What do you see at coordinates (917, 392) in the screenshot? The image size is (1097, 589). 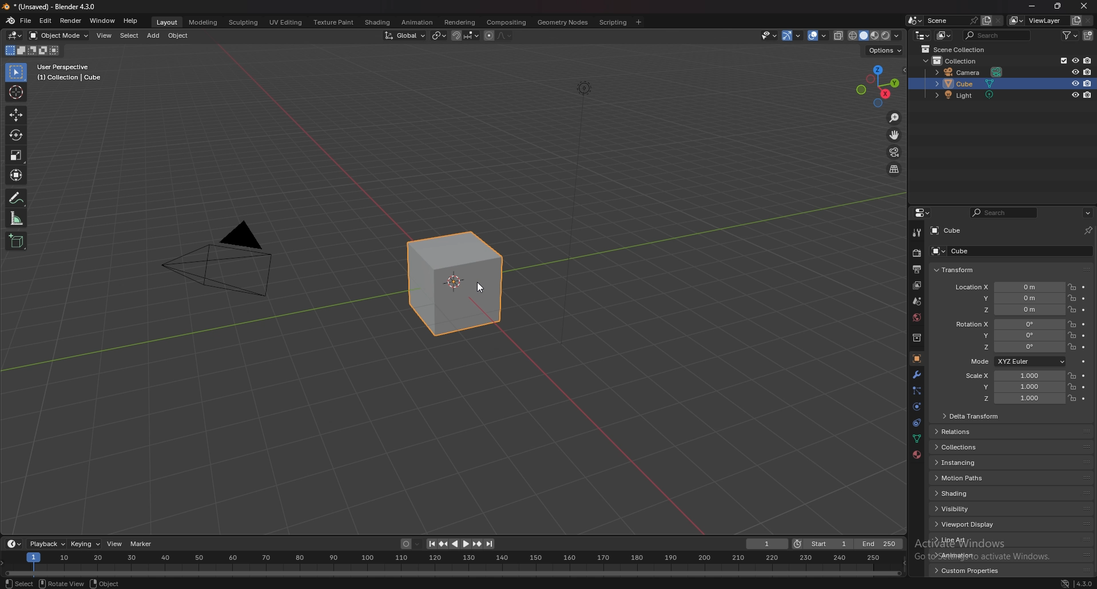 I see `particles` at bounding box center [917, 392].